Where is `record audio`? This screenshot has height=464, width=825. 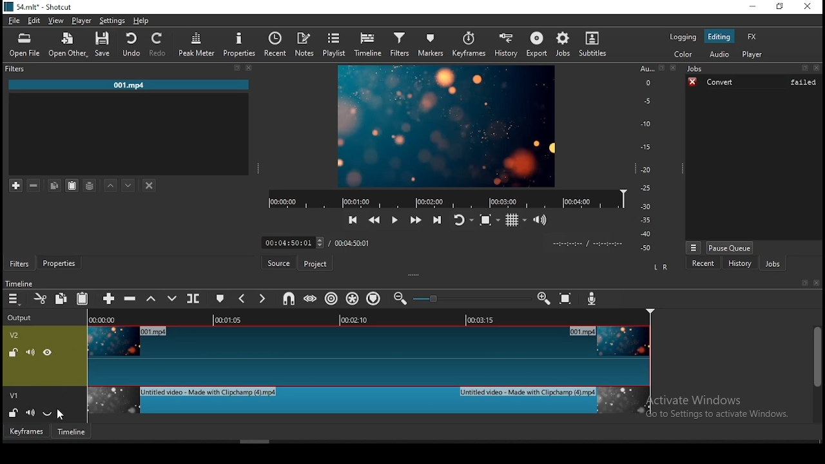
record audio is located at coordinates (592, 297).